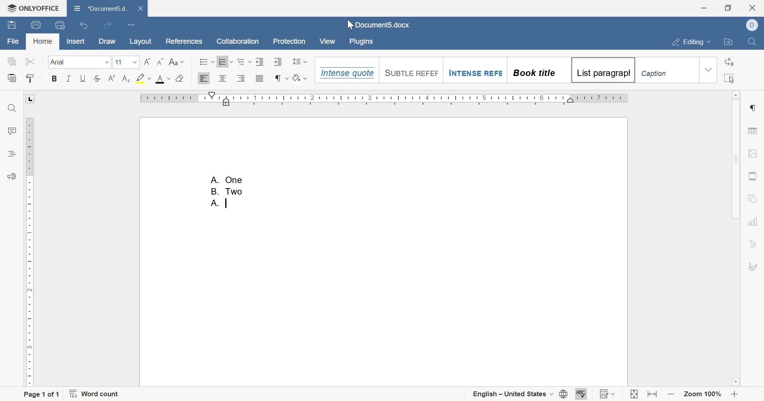  Describe the element at coordinates (103, 8) in the screenshot. I see `*document5.docx` at that location.